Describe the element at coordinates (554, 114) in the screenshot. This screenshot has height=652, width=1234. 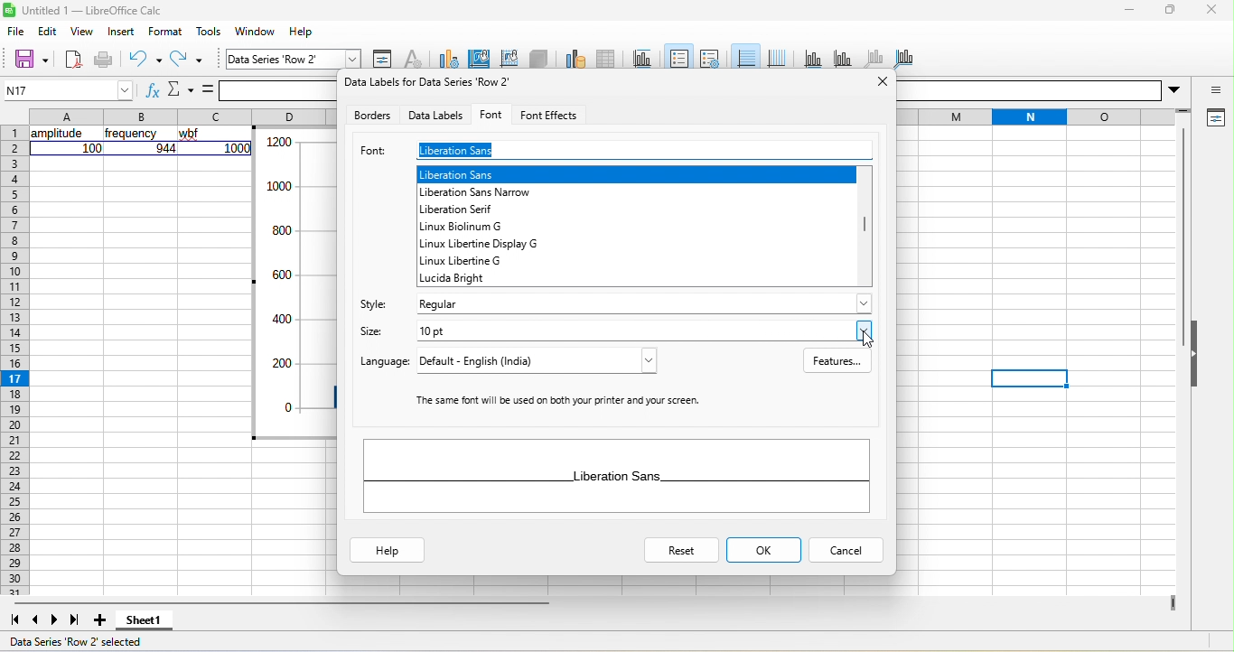
I see `font effects` at that location.